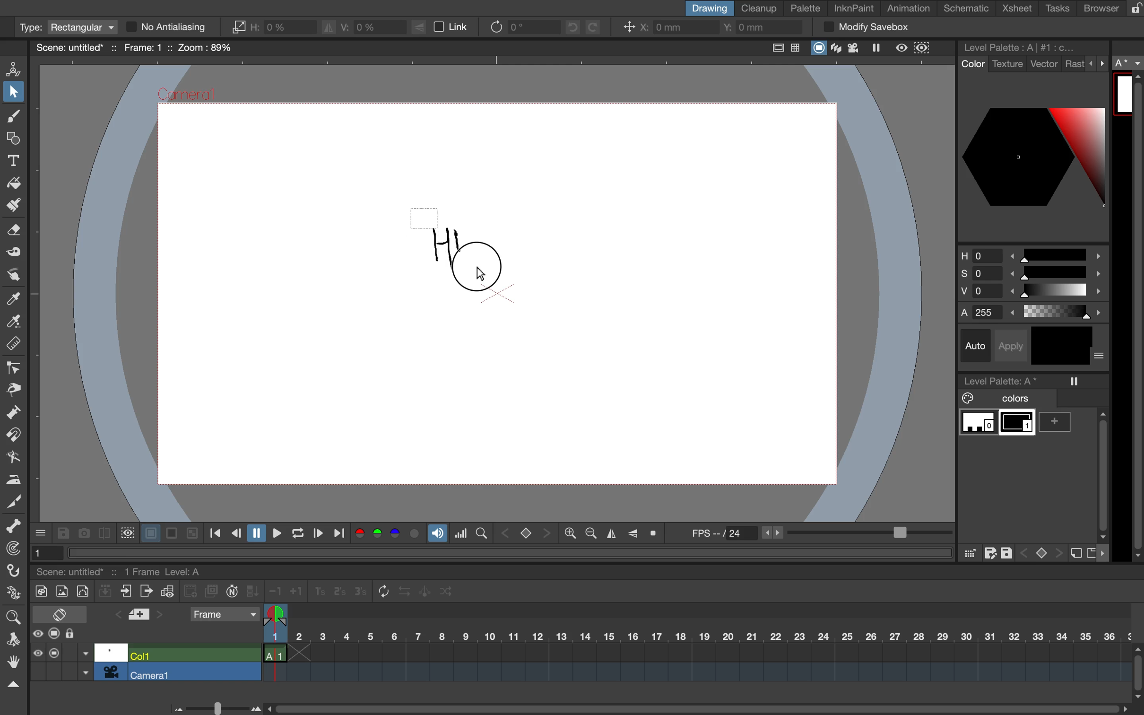 The width and height of the screenshot is (1144, 715). Describe the element at coordinates (39, 590) in the screenshot. I see `new toonz raster level` at that location.